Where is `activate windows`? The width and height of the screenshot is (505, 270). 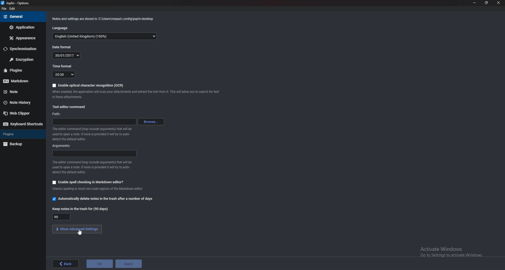 activate windows is located at coordinates (448, 250).